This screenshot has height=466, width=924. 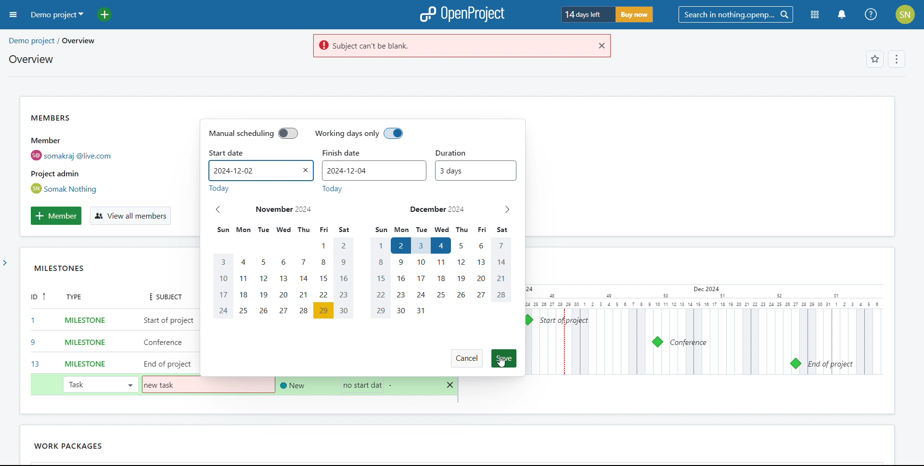 I want to click on remove, so click(x=306, y=171).